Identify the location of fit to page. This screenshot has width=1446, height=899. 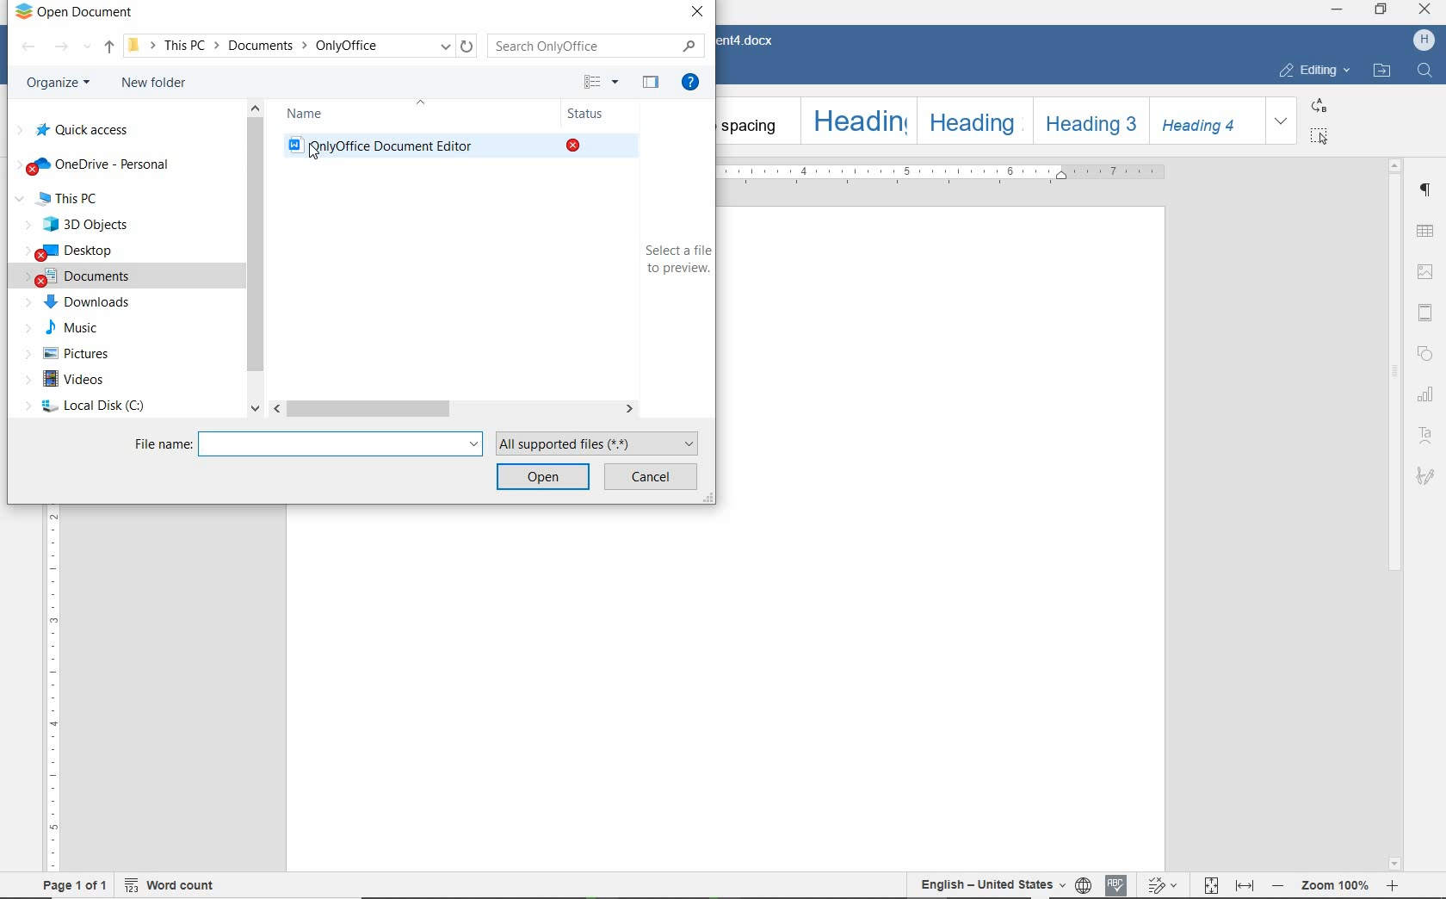
(1210, 886).